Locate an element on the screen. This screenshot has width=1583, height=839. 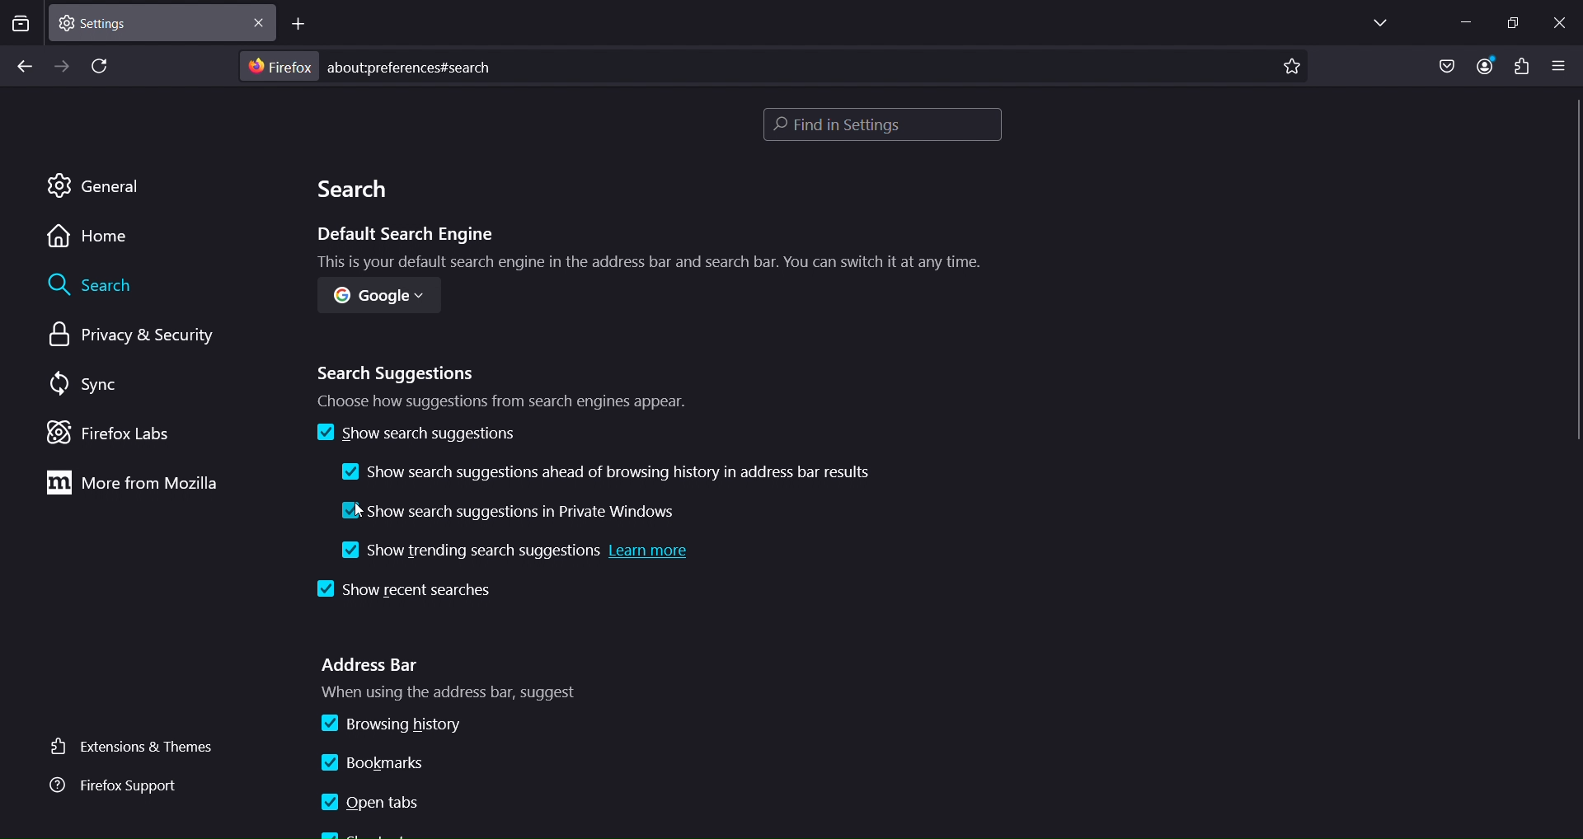
open tabs is located at coordinates (371, 803).